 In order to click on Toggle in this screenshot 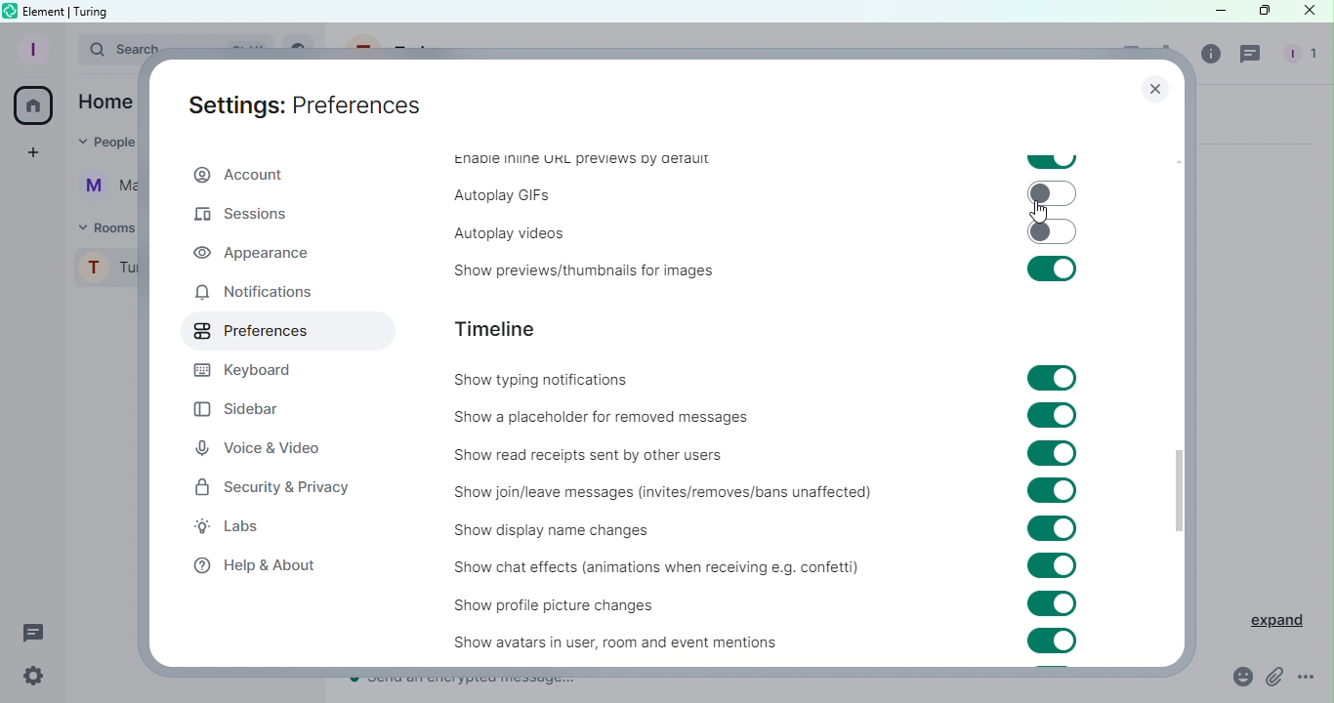, I will do `click(1054, 566)`.